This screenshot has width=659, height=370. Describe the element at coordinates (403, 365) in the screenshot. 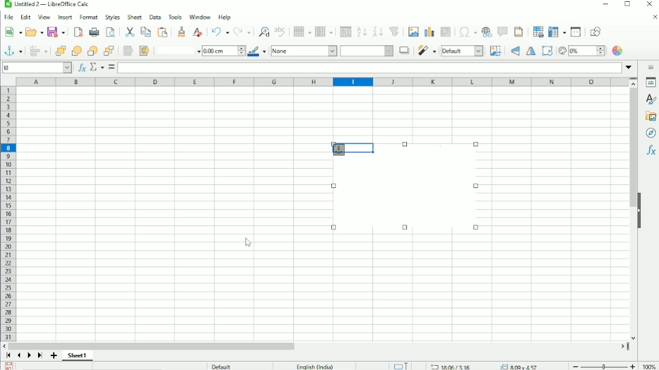

I see `Standard selection` at that location.